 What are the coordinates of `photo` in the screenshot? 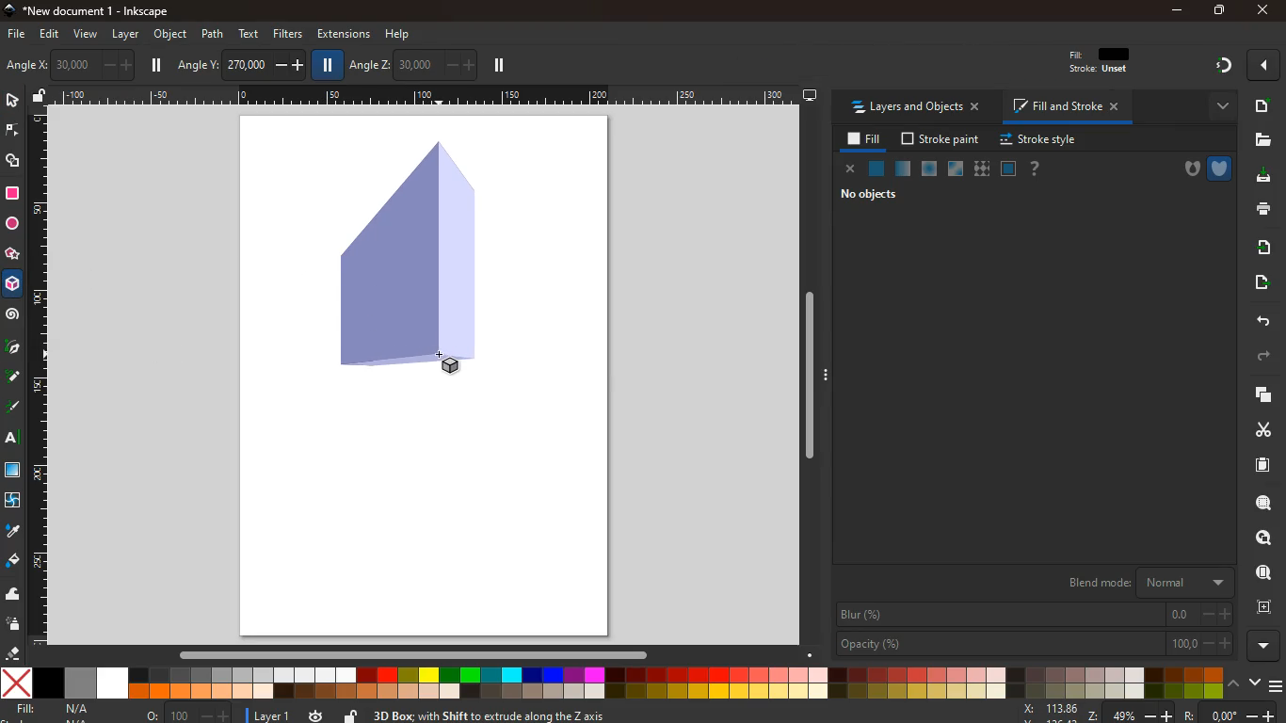 It's located at (20, 66).